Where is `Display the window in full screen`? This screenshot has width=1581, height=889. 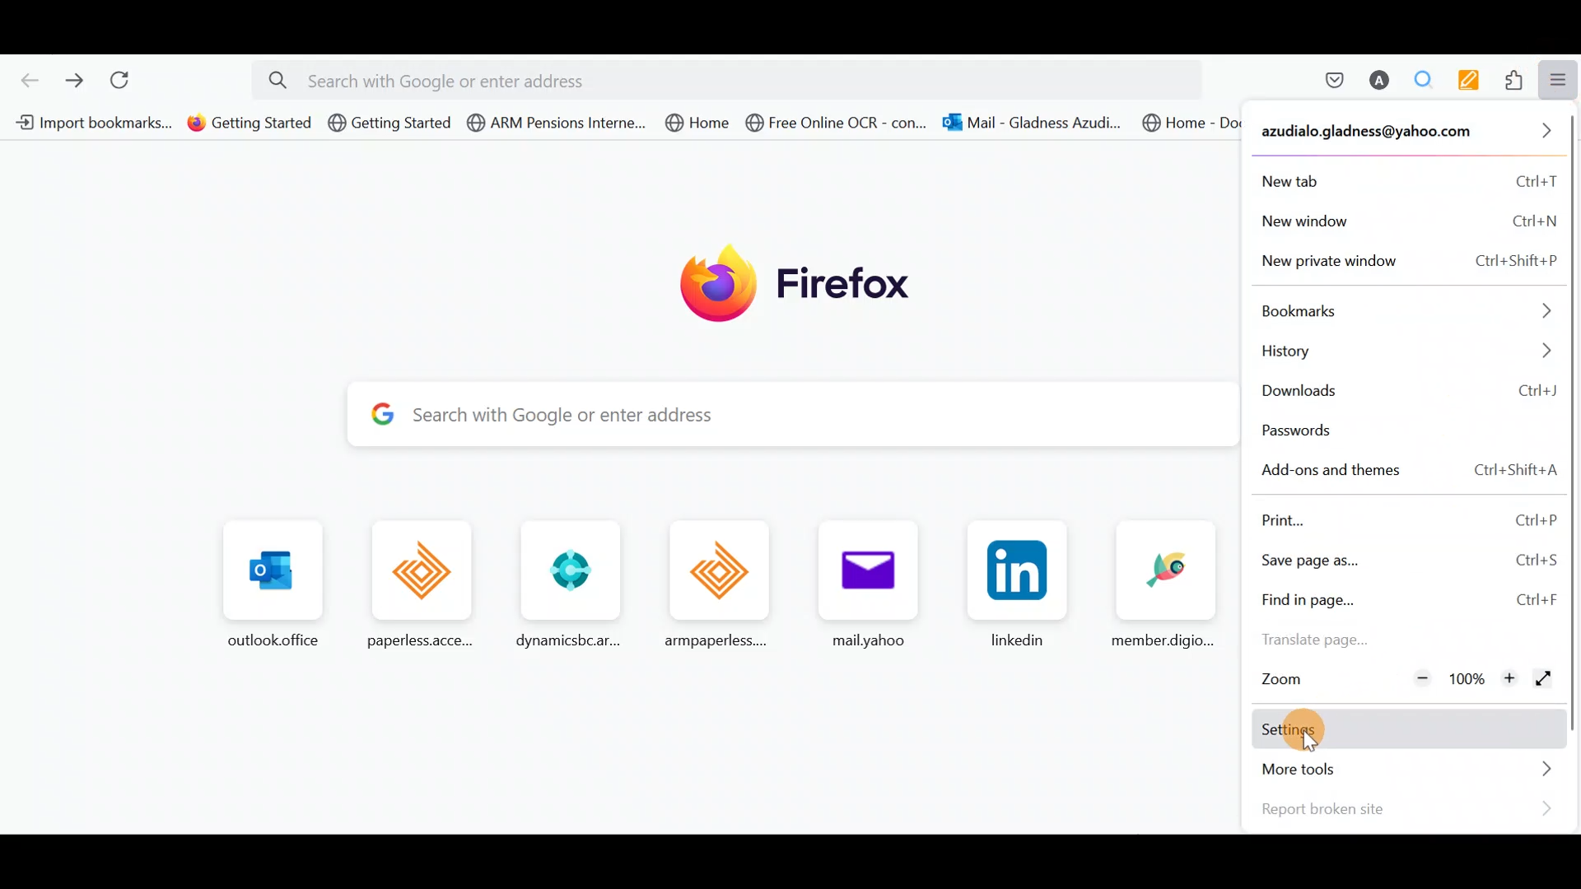
Display the window in full screen is located at coordinates (1543, 677).